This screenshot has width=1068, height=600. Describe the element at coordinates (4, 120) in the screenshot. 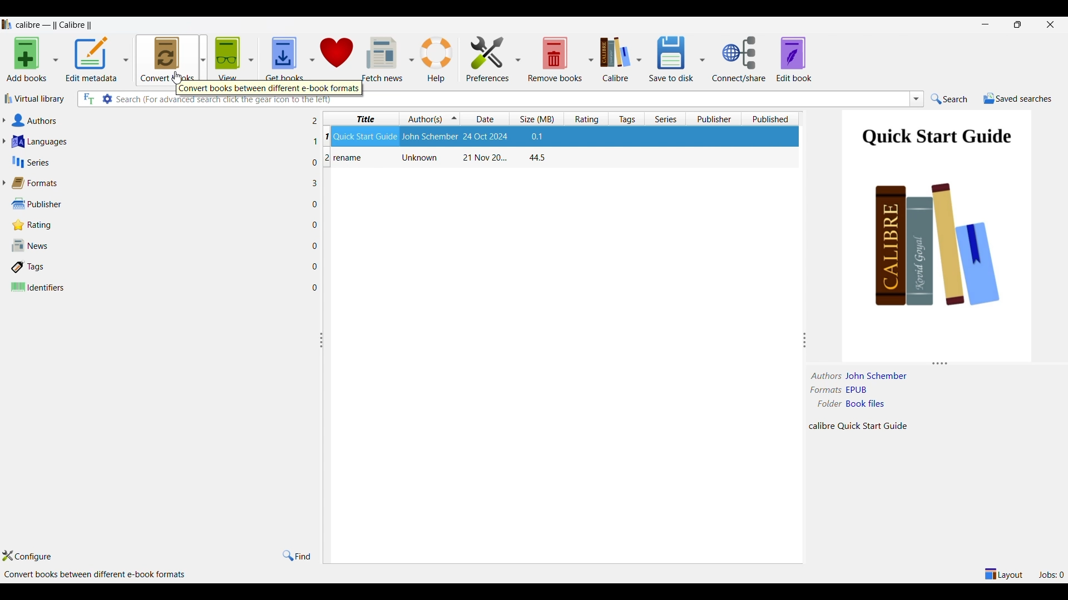

I see `Expand authors` at that location.